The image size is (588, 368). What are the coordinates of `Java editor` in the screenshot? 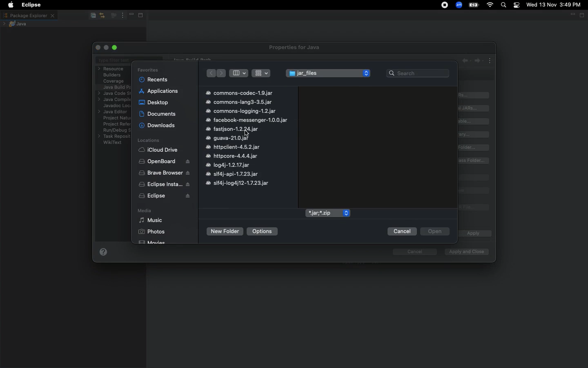 It's located at (114, 112).